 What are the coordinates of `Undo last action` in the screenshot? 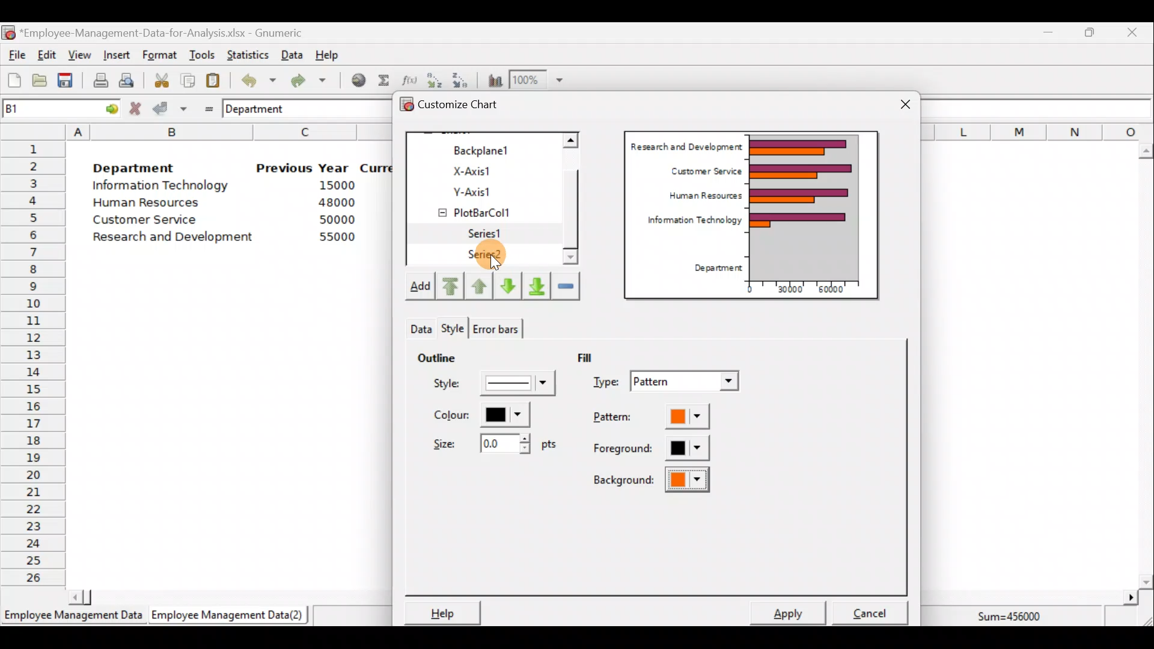 It's located at (252, 78).